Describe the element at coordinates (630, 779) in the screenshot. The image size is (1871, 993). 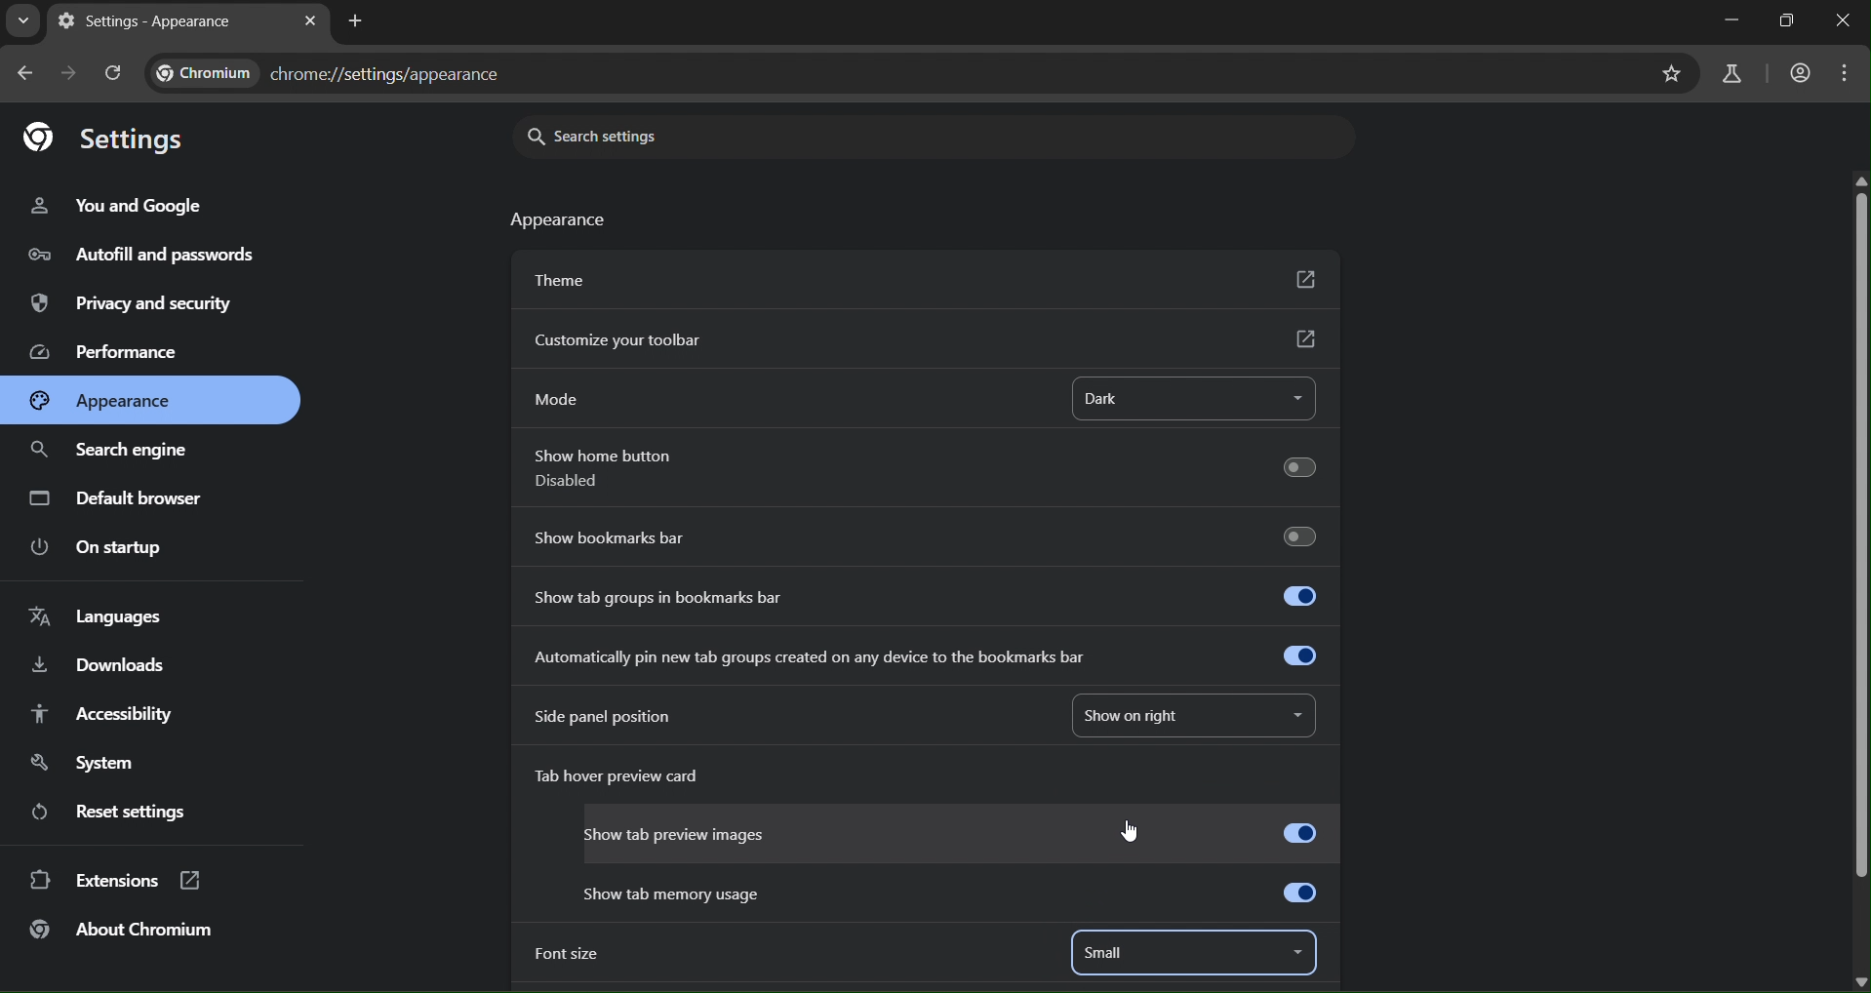
I see `tab hover preview card` at that location.